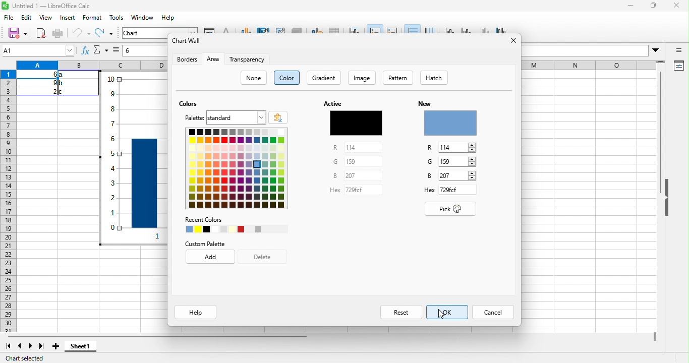 The width and height of the screenshot is (689, 363). Describe the element at coordinates (78, 33) in the screenshot. I see `undo` at that location.